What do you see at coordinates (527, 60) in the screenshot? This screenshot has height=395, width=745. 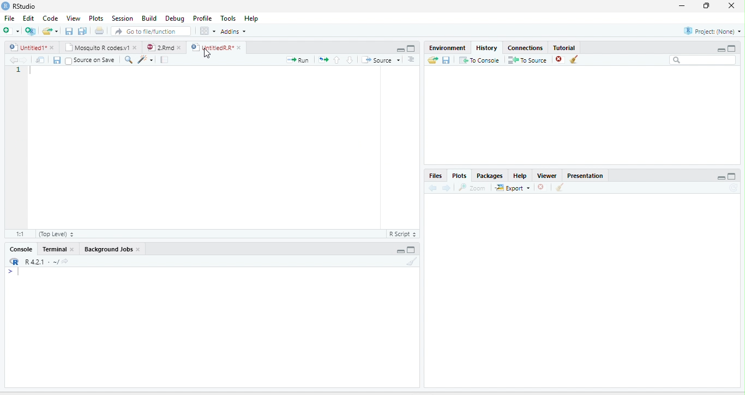 I see `To Source` at bounding box center [527, 60].